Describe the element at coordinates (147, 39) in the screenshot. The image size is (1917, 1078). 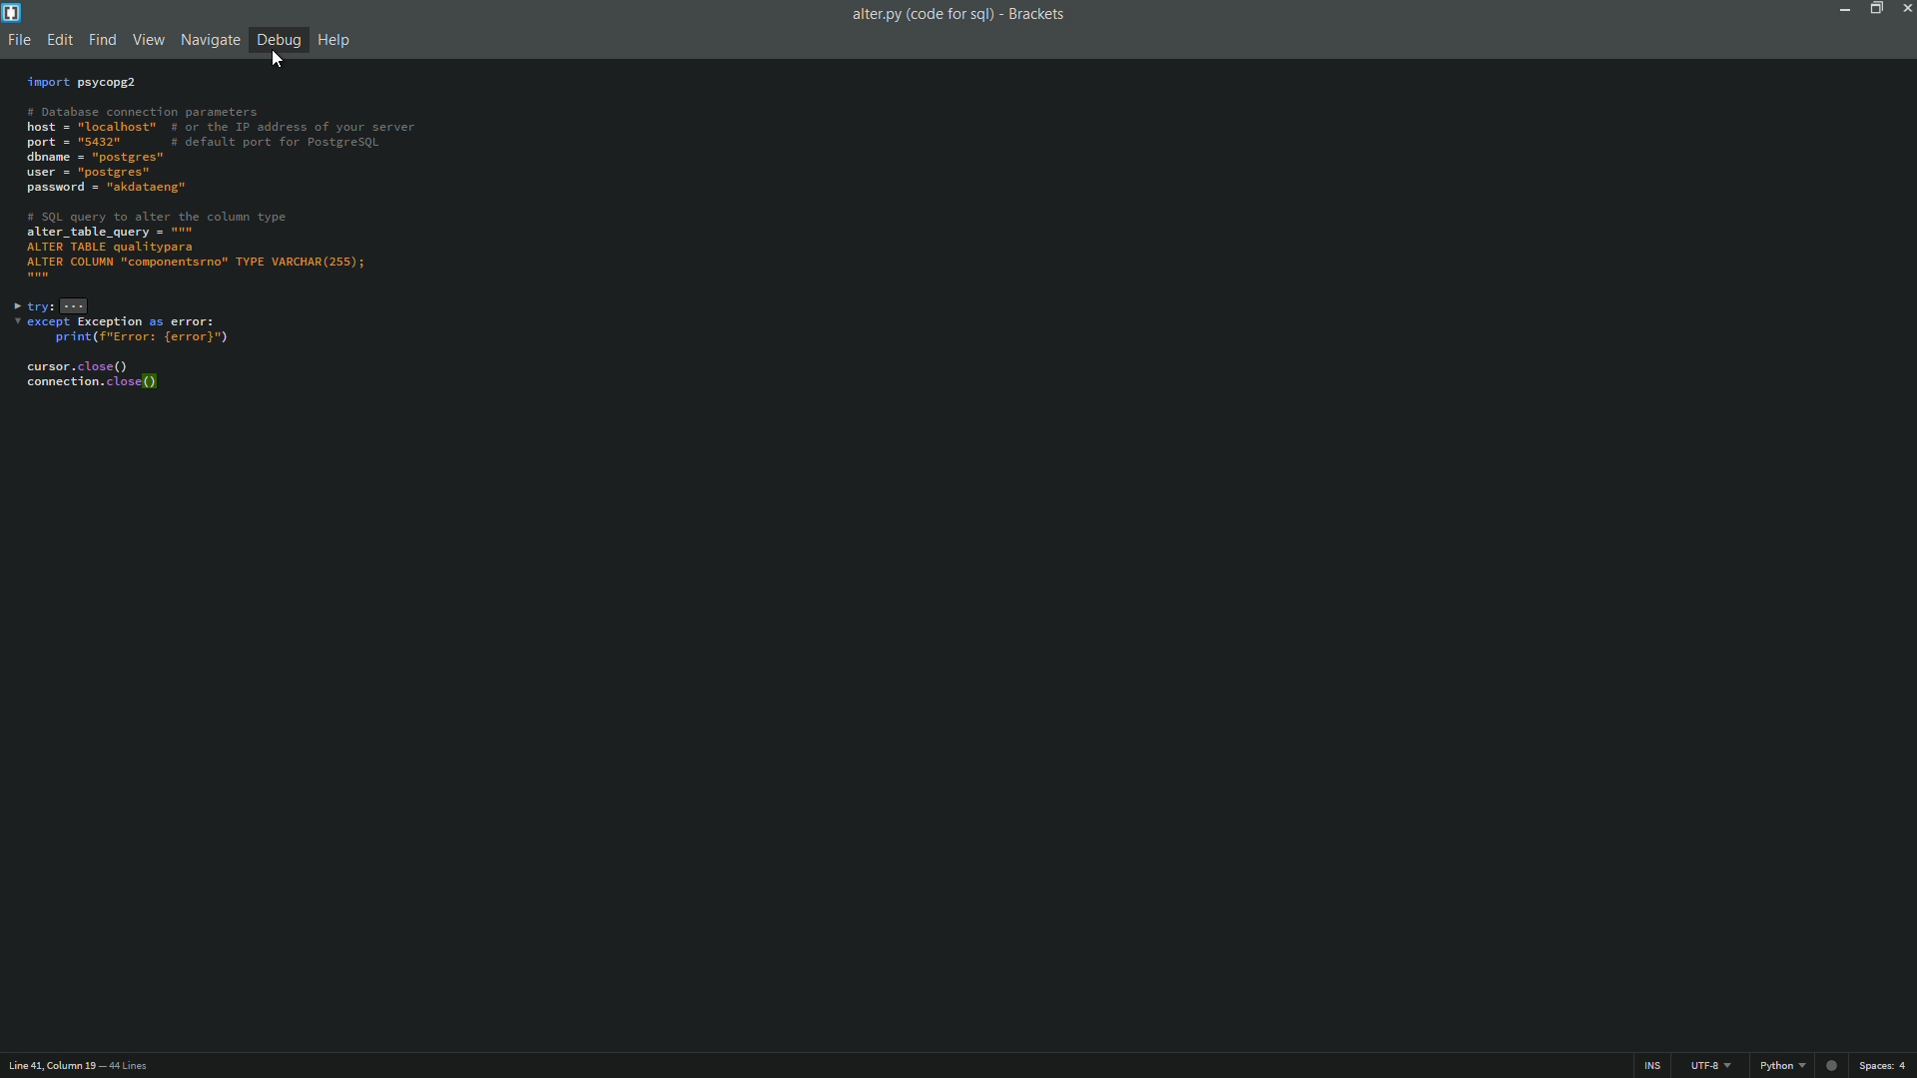
I see `view menu` at that location.